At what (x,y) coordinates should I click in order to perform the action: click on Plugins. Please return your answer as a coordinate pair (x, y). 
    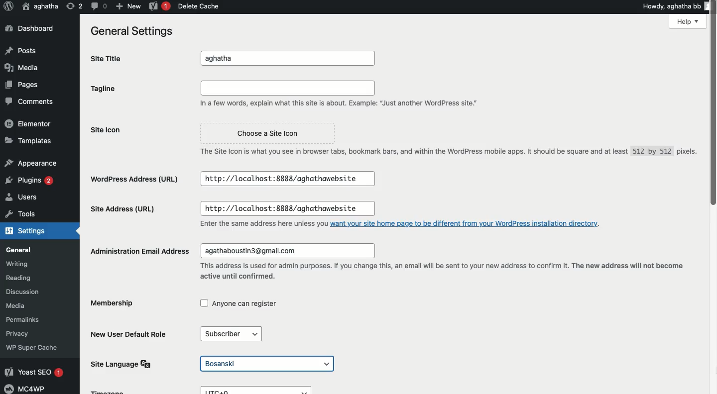
    Looking at the image, I should click on (31, 181).